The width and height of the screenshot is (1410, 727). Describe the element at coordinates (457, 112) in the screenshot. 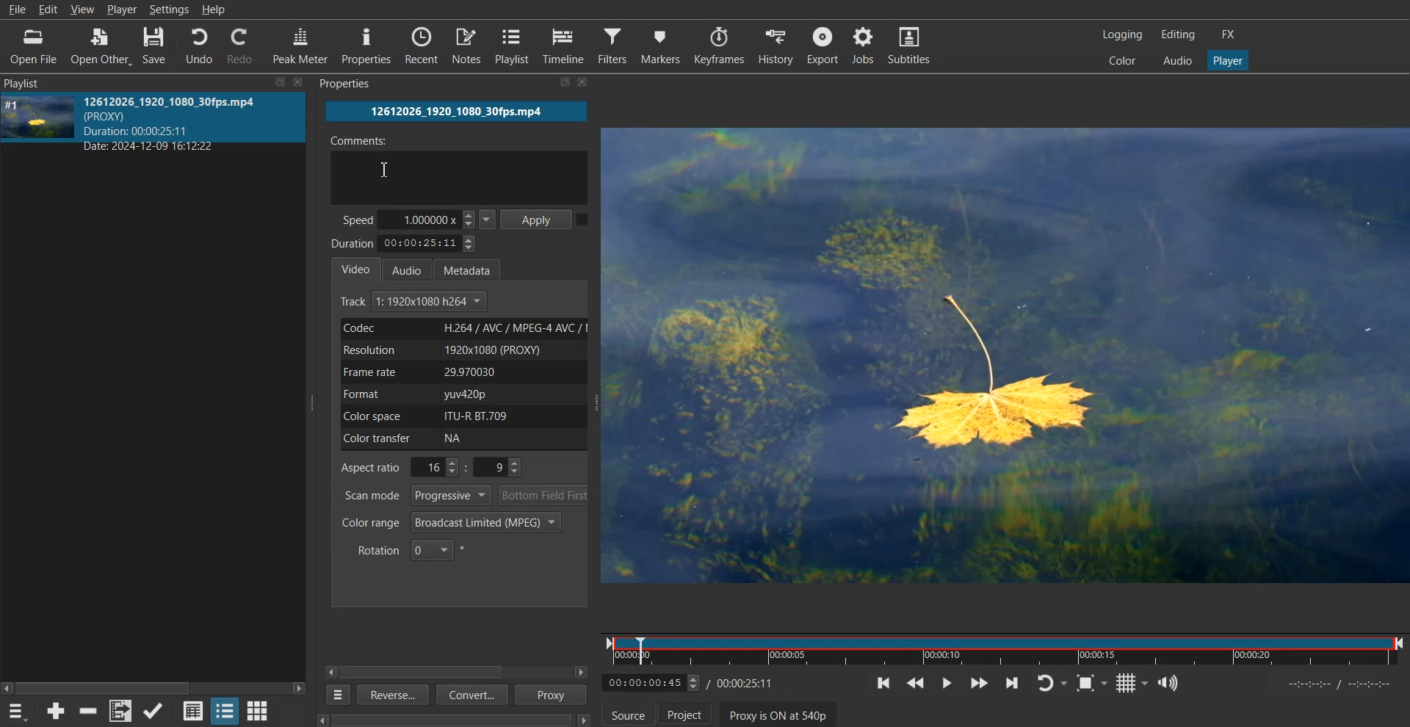

I see `File Name` at that location.